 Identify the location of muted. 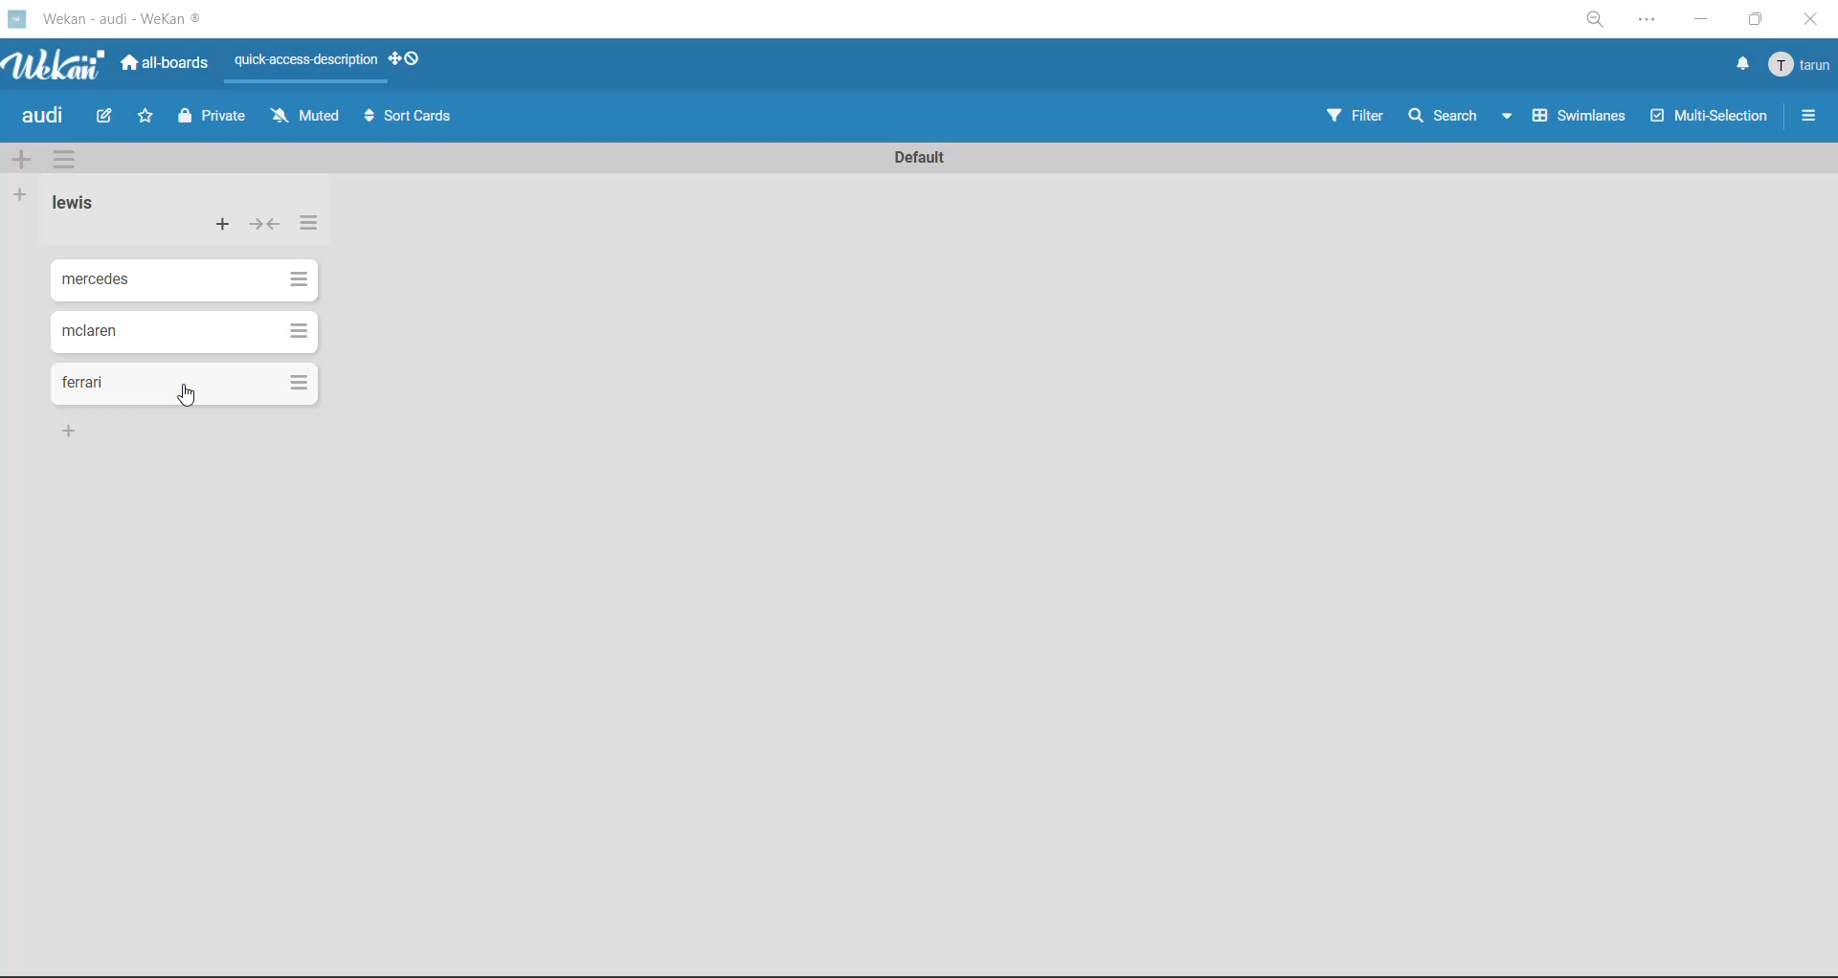
(302, 118).